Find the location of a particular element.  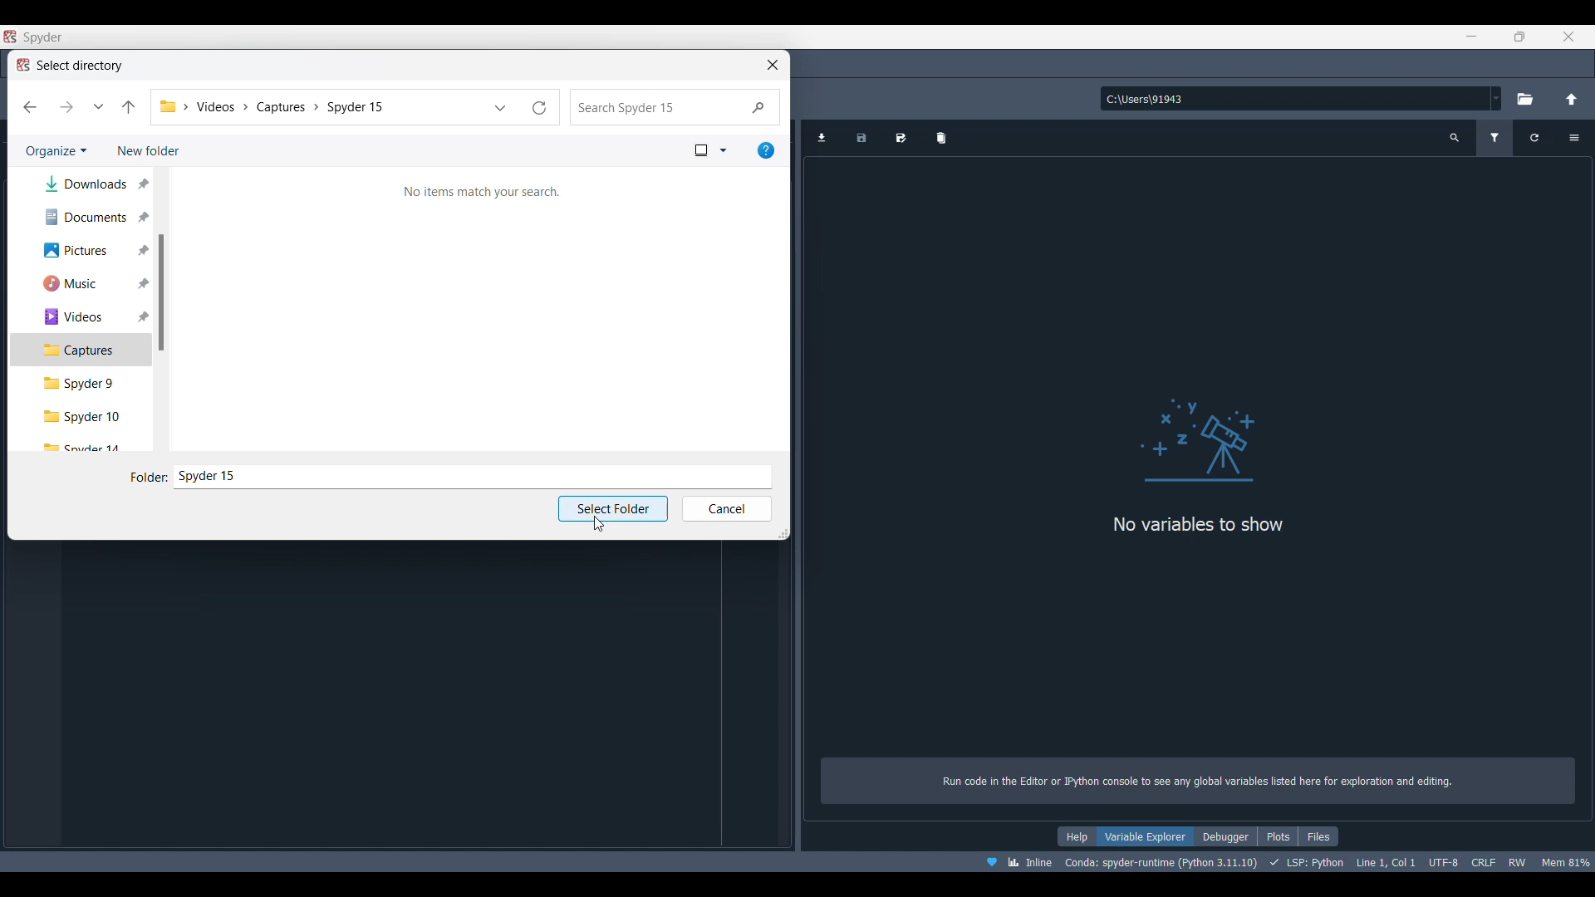

Text box is located at coordinates (473, 478).